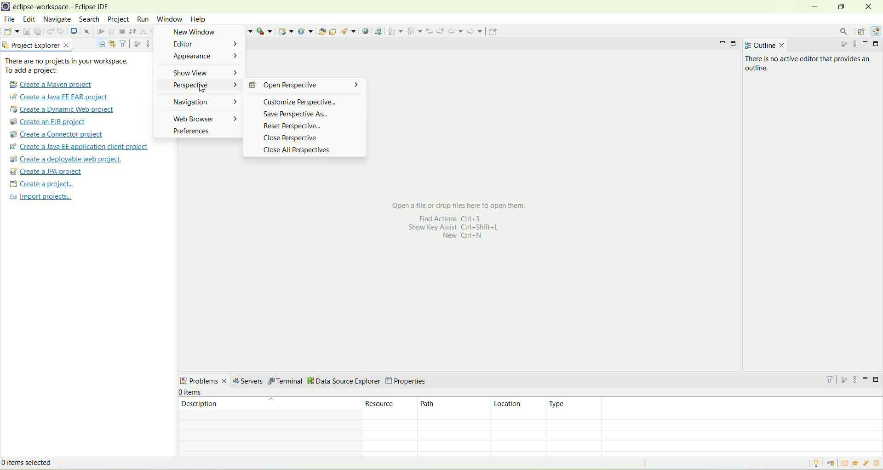 The width and height of the screenshot is (883, 470). Describe the element at coordinates (268, 407) in the screenshot. I see `description` at that location.